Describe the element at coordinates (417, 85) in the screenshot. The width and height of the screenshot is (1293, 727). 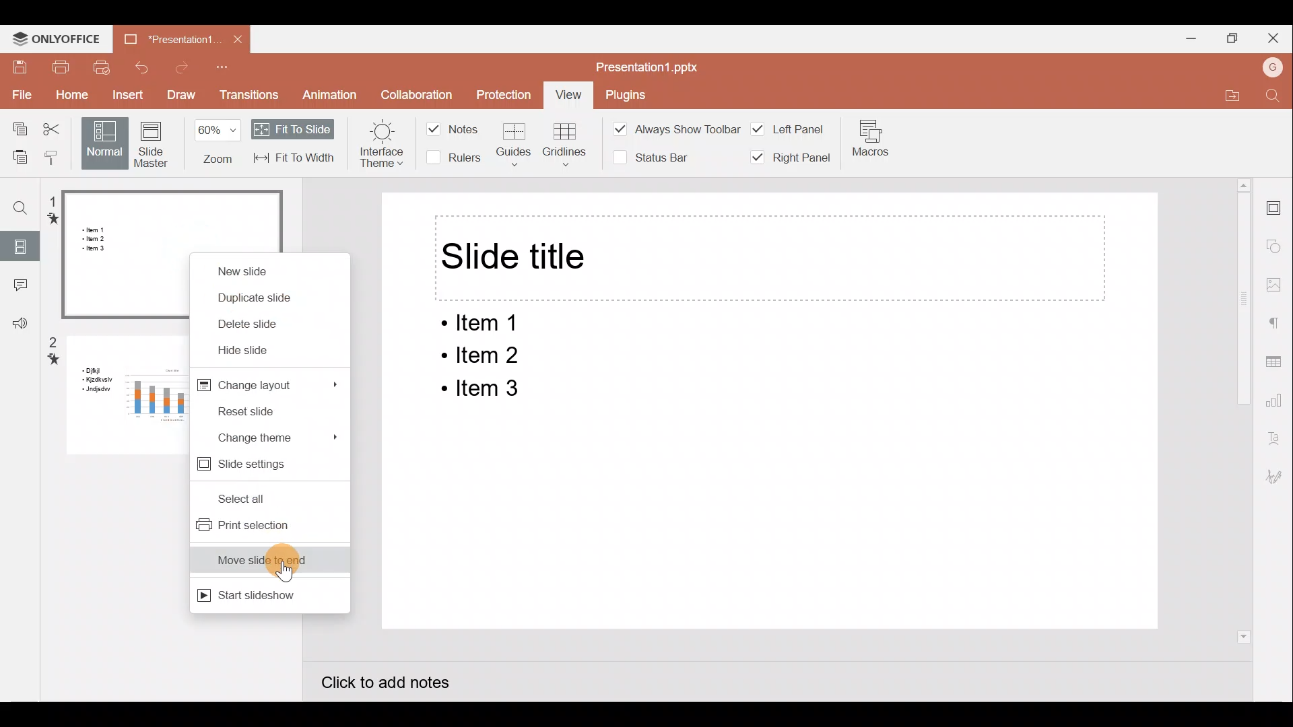
I see `Collaboration` at that location.